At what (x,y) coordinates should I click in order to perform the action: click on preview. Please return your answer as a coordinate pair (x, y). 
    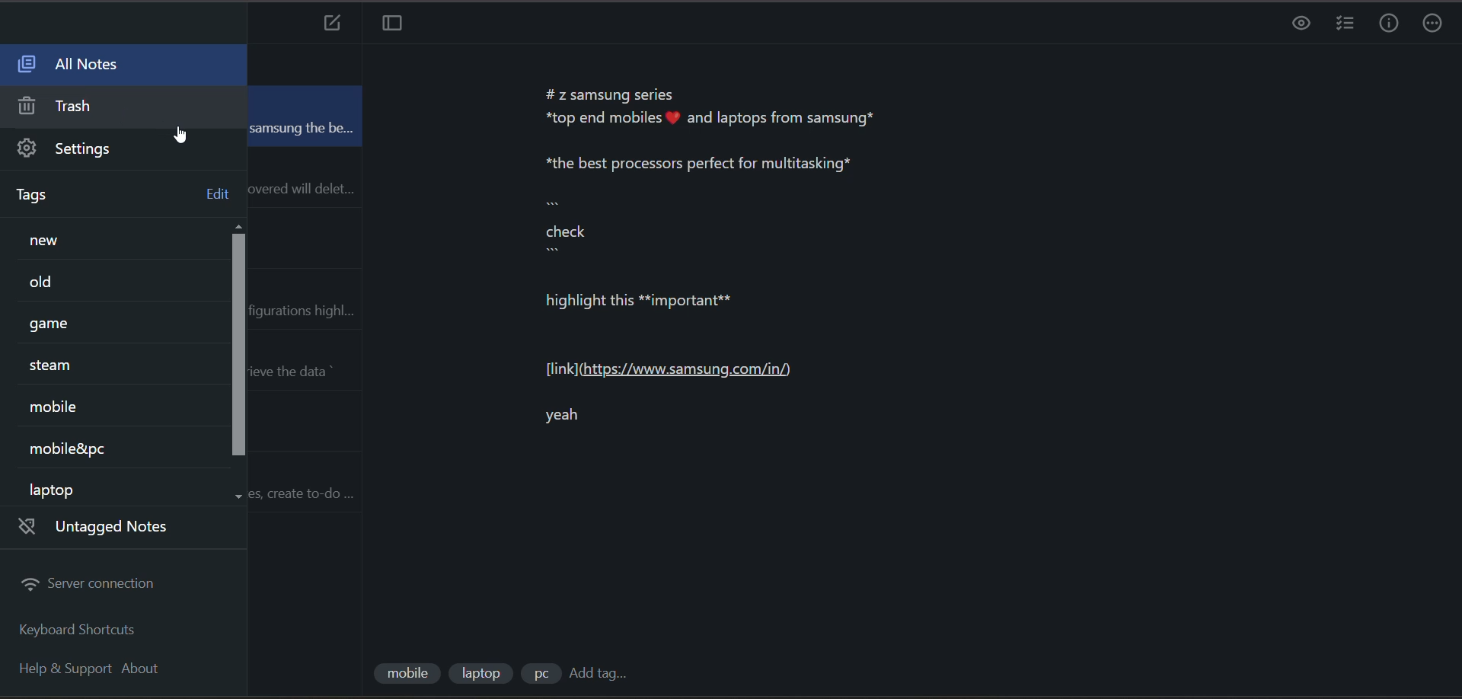
    Looking at the image, I should click on (1300, 24).